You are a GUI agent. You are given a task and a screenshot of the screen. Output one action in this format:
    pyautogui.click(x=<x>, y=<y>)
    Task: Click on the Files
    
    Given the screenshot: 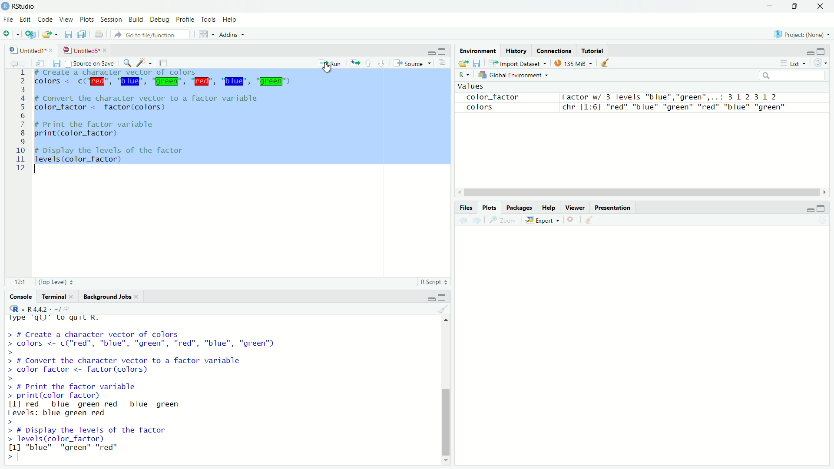 What is the action you would take?
    pyautogui.click(x=465, y=206)
    